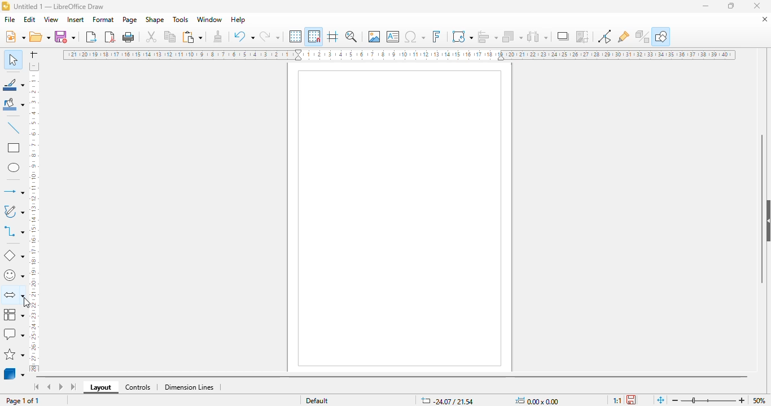 The width and height of the screenshot is (771, 406). Describe the element at coordinates (317, 400) in the screenshot. I see `default` at that location.